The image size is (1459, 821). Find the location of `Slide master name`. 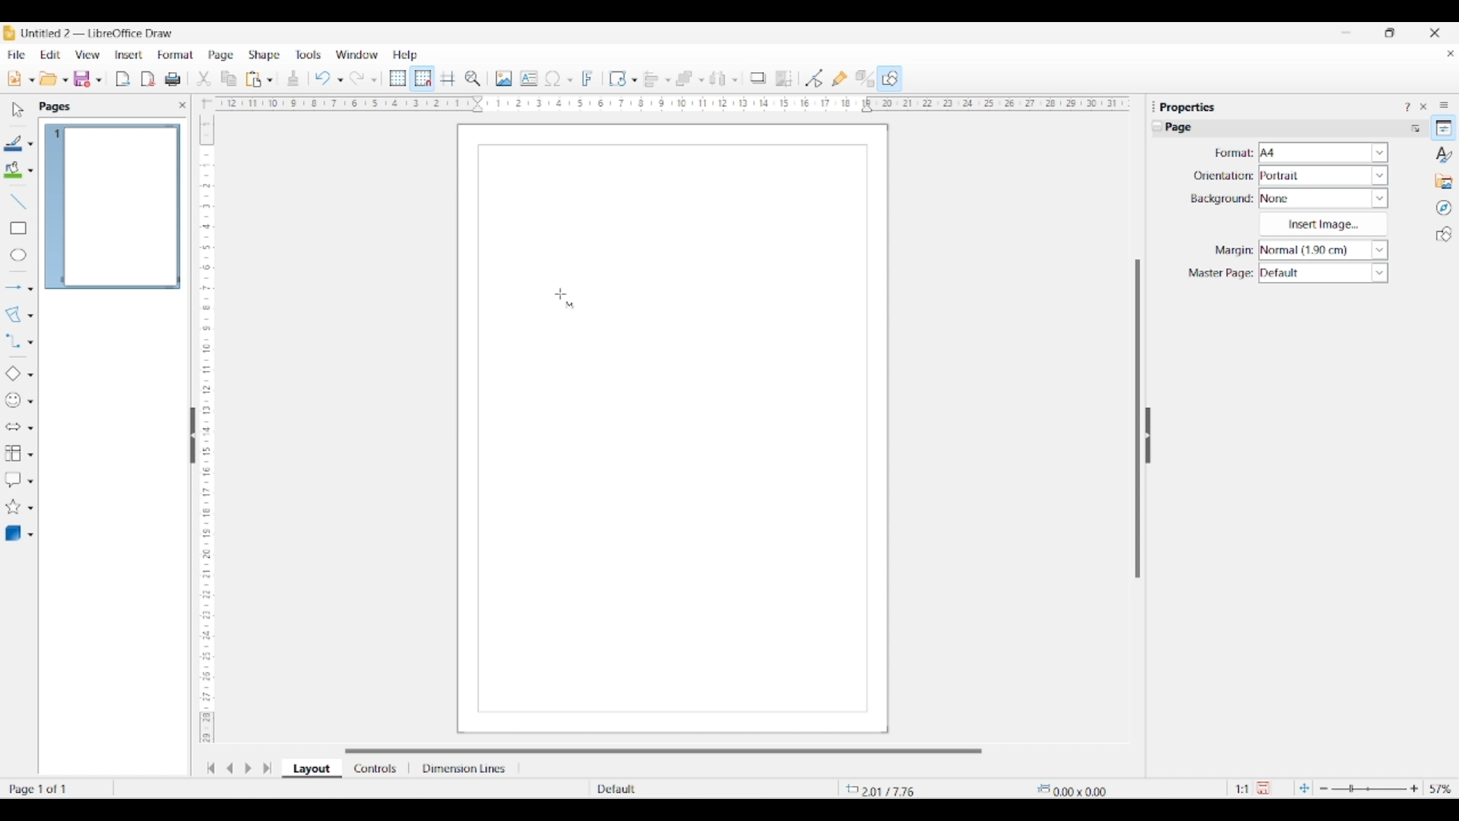

Slide master name is located at coordinates (682, 790).